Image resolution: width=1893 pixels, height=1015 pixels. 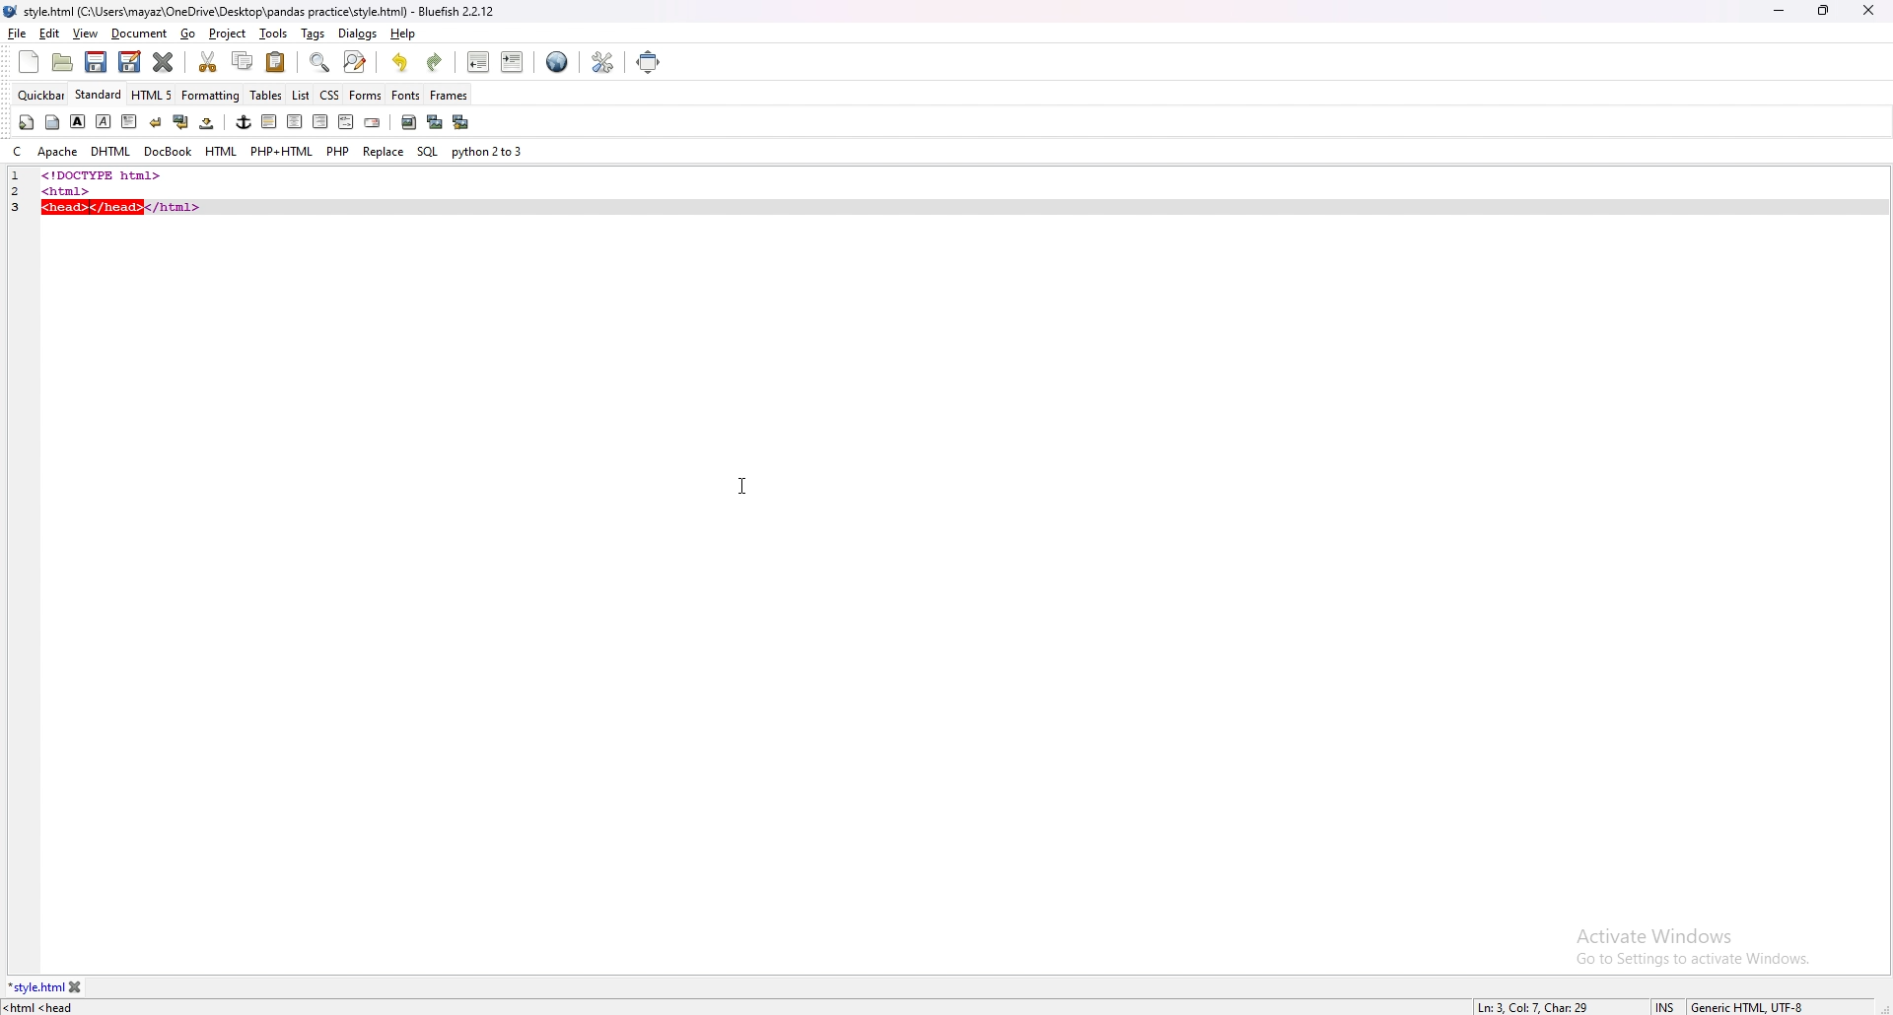 What do you see at coordinates (17, 152) in the screenshot?
I see `c` at bounding box center [17, 152].